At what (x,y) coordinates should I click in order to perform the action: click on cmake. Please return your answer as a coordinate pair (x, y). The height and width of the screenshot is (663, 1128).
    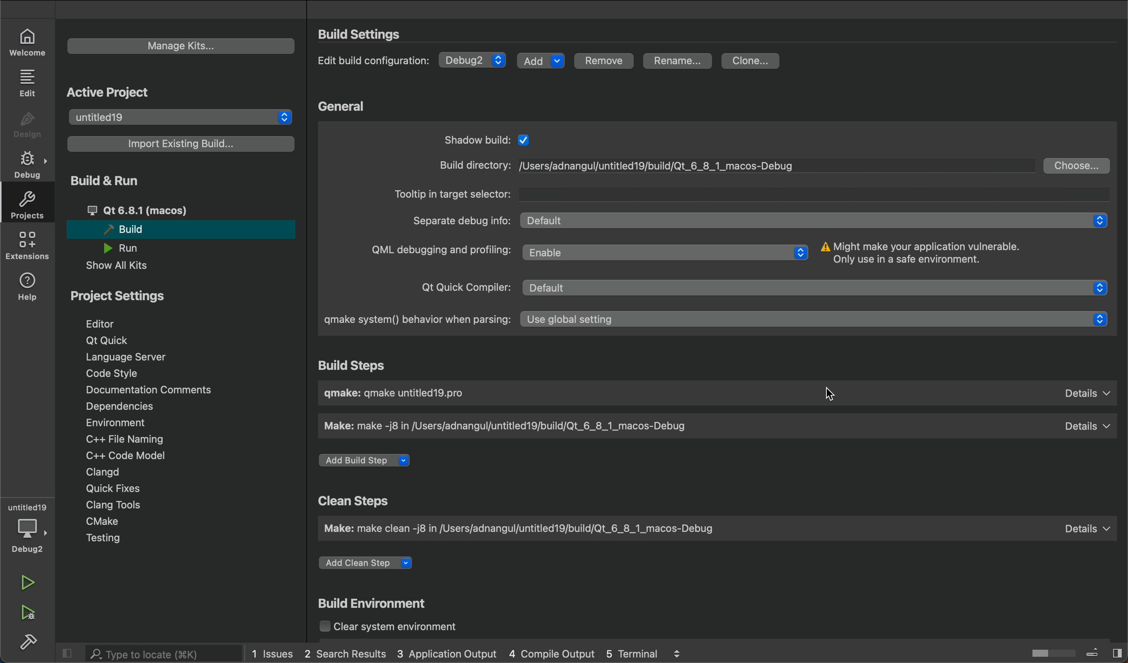
    Looking at the image, I should click on (108, 523).